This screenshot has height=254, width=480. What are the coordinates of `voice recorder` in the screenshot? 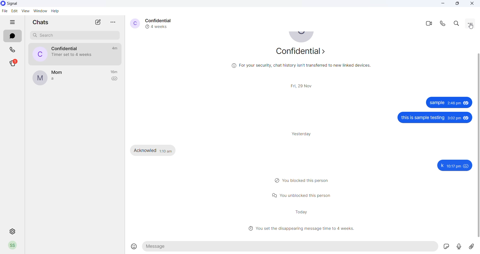 It's located at (462, 247).